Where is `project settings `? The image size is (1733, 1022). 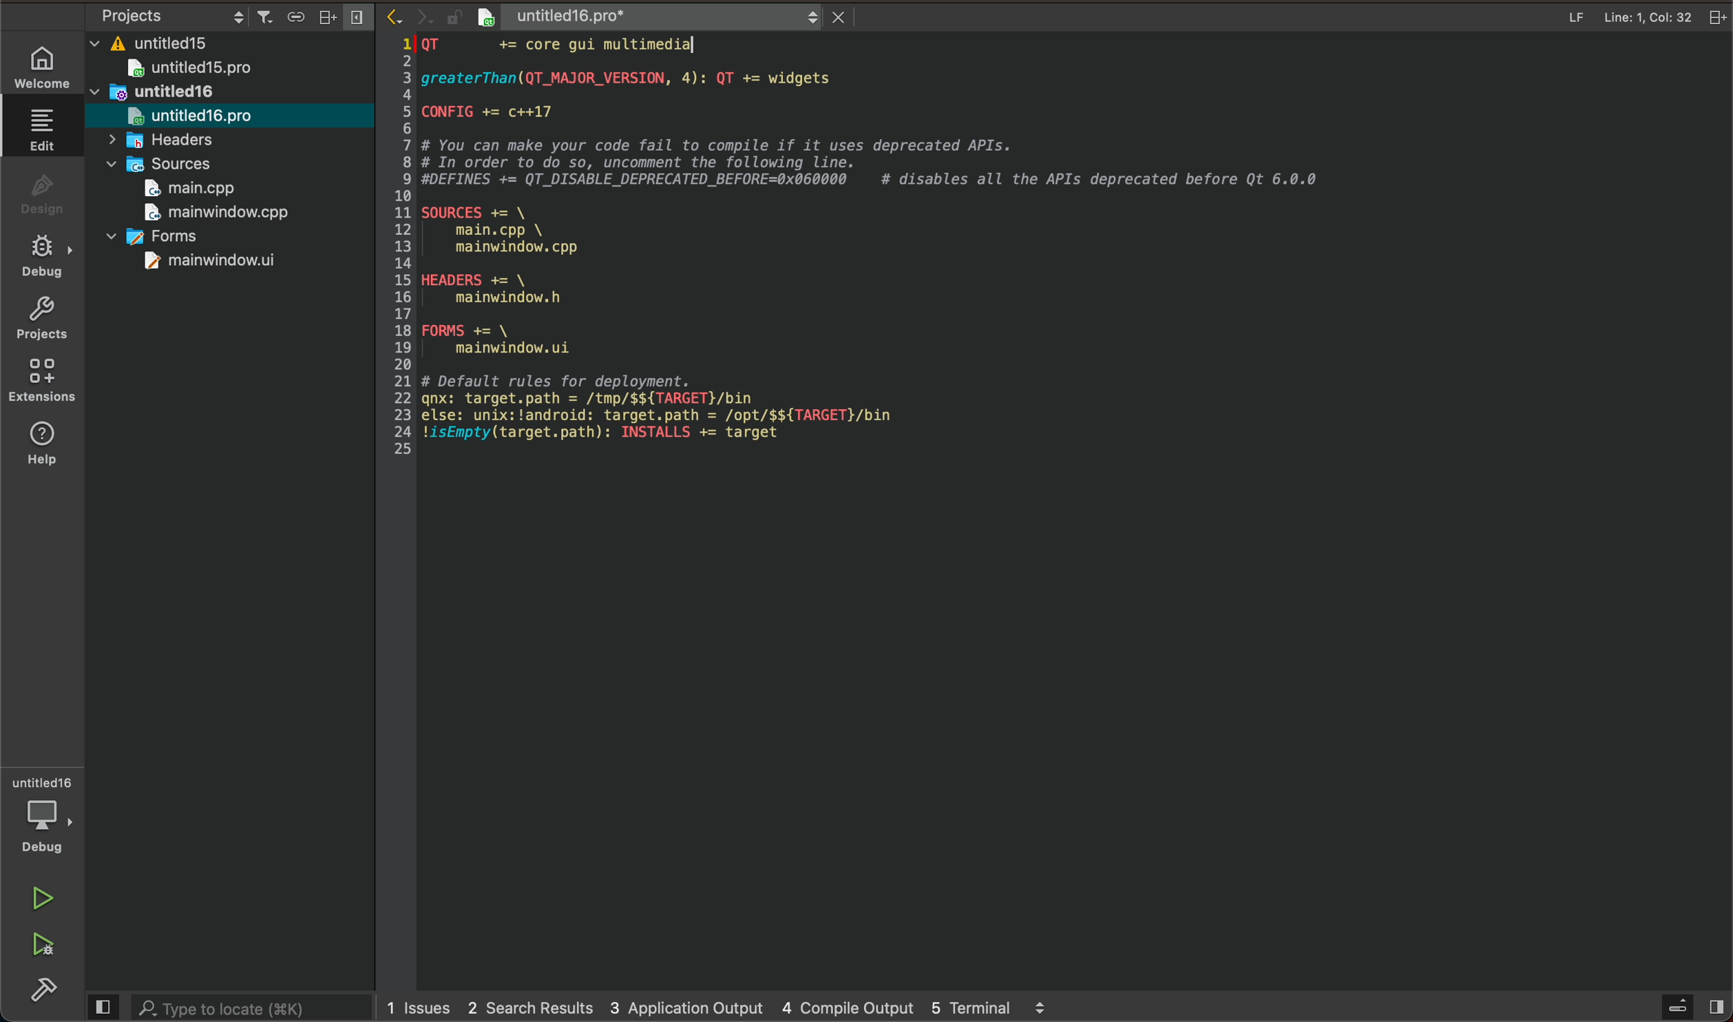 project settings  is located at coordinates (224, 15).